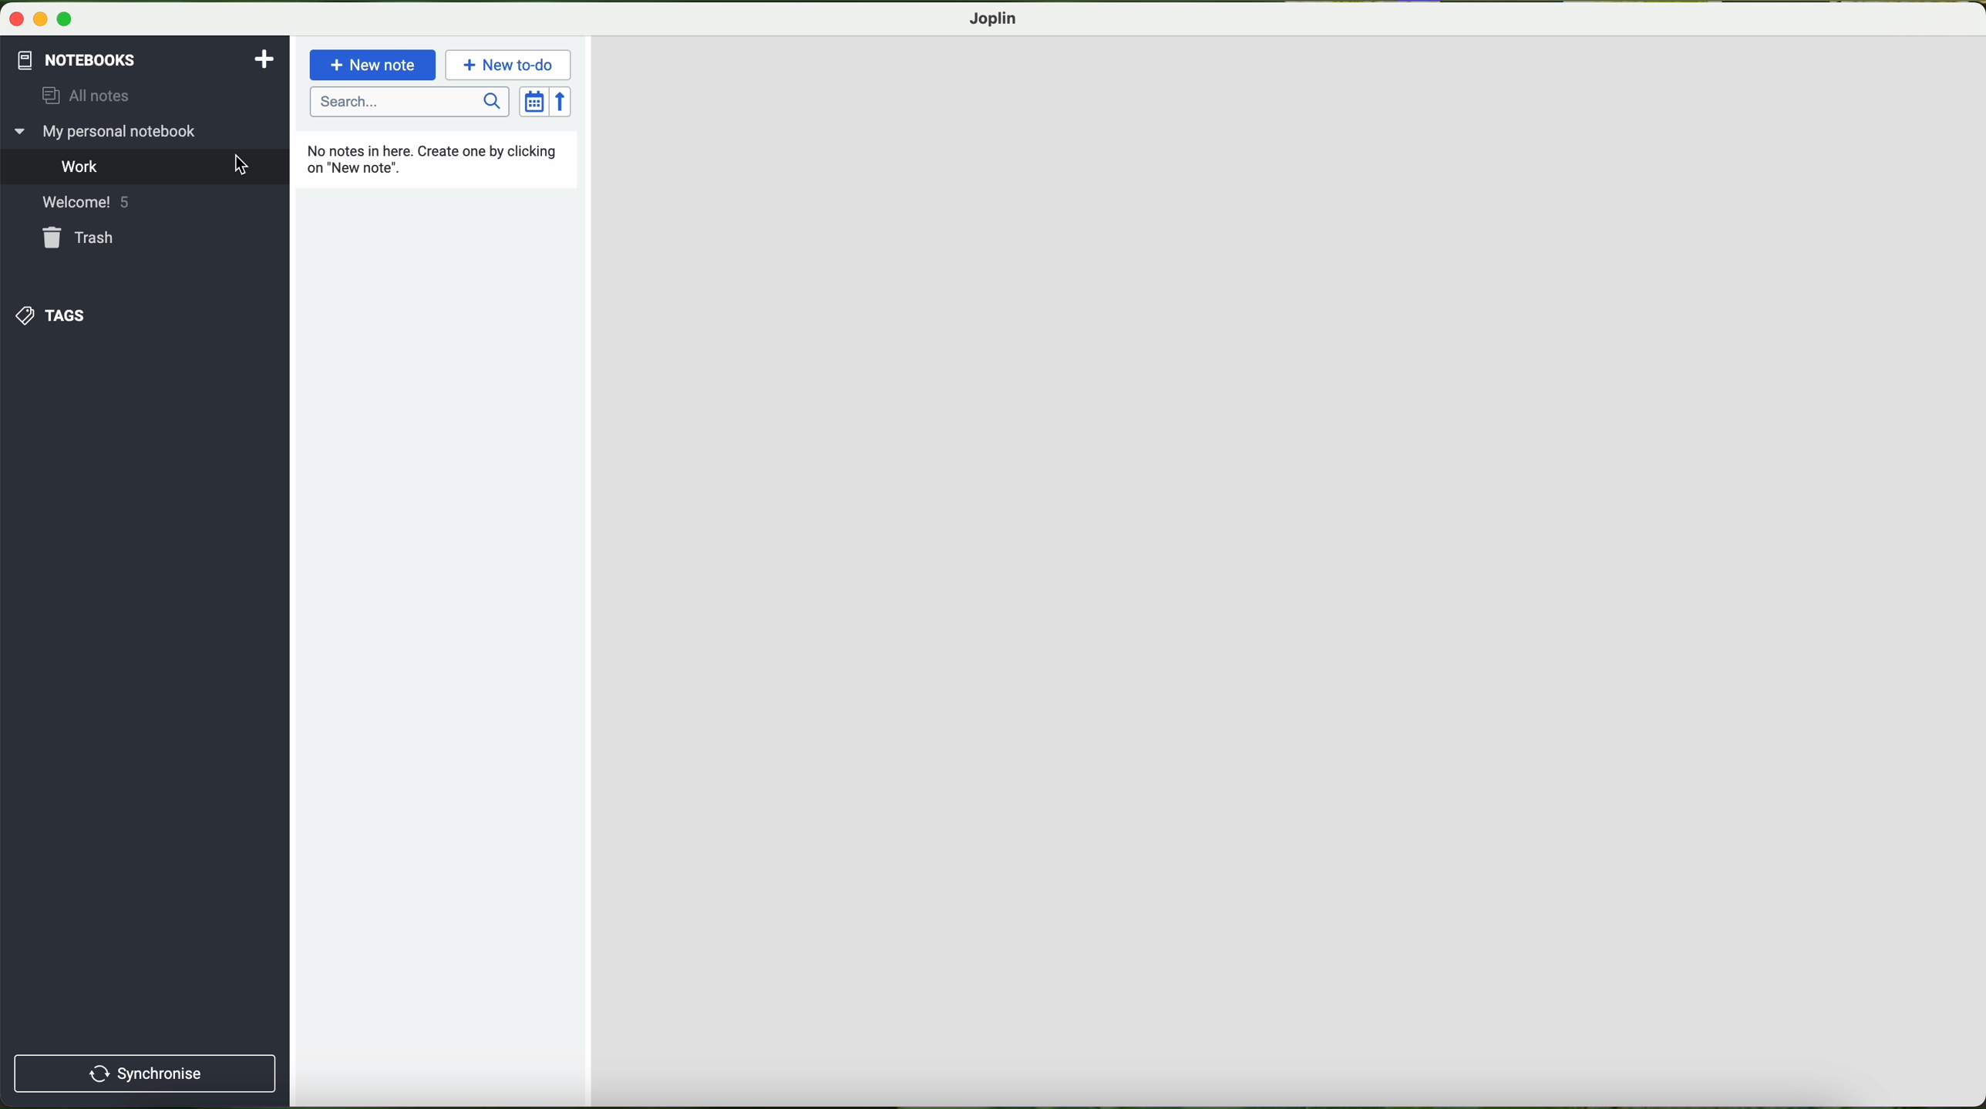 The width and height of the screenshot is (1986, 1109). I want to click on , so click(566, 103).